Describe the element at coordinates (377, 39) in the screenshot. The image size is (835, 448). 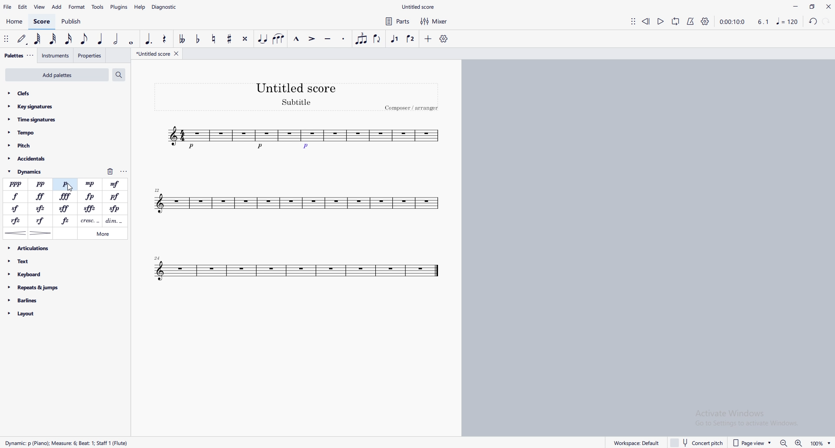
I see `flip direction` at that location.